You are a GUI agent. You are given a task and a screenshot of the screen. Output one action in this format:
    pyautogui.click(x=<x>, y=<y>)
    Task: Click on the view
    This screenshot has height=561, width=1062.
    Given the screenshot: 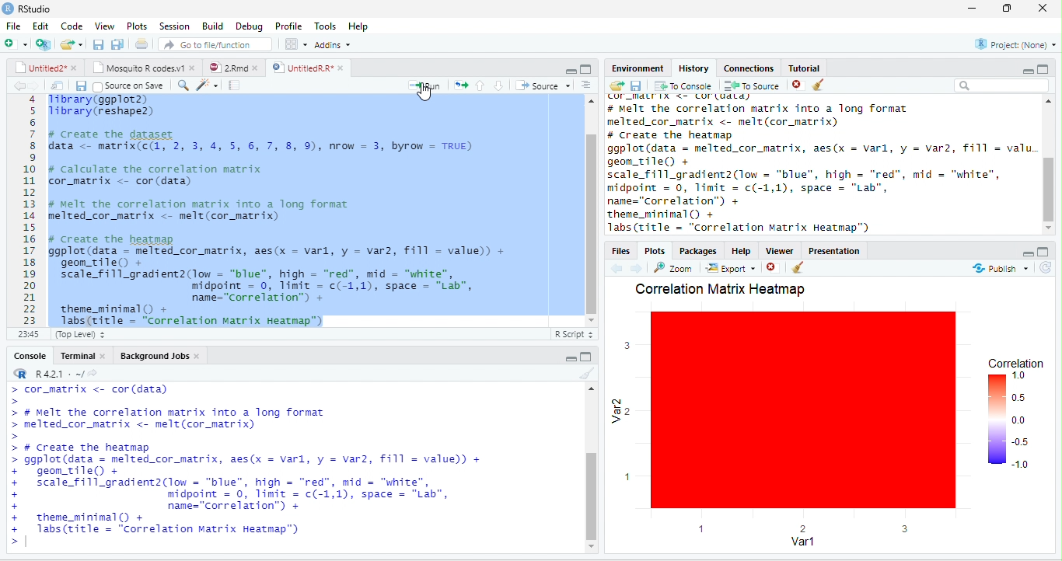 What is the action you would take?
    pyautogui.click(x=106, y=26)
    